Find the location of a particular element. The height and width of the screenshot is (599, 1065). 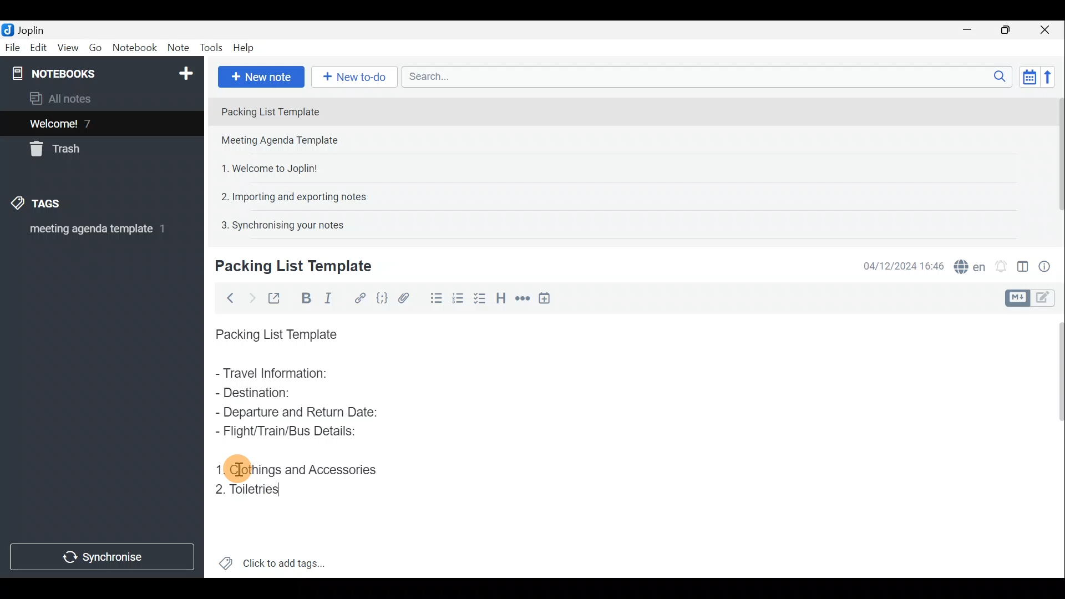

Numbered list is located at coordinates (481, 298).